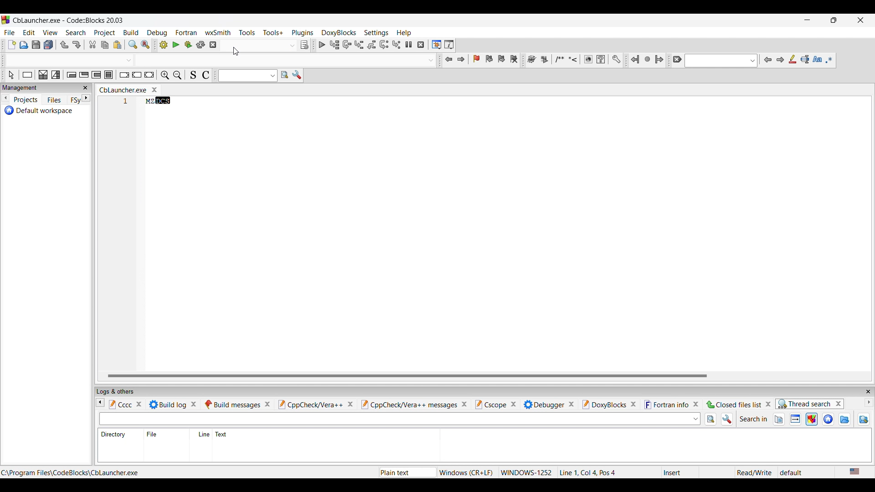 The height and width of the screenshot is (492, 875). What do you see at coordinates (376, 33) in the screenshot?
I see `Settings menu` at bounding box center [376, 33].